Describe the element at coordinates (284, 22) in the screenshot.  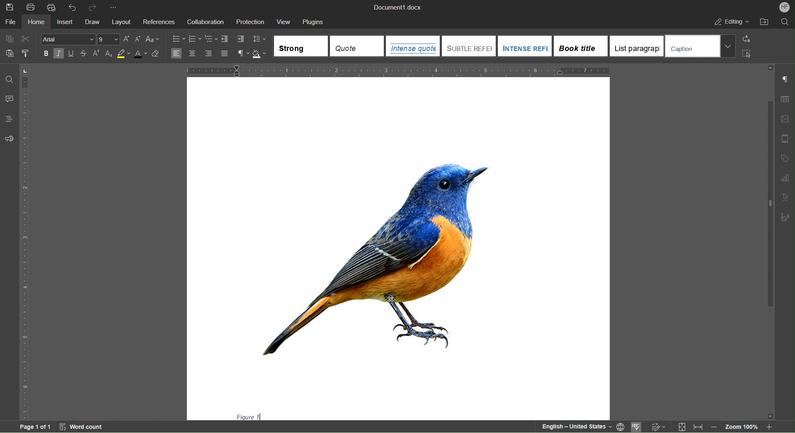
I see `View` at that location.